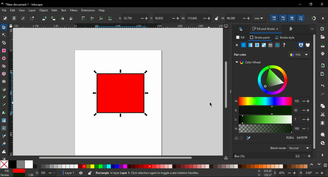 The width and height of the screenshot is (328, 177). I want to click on scaling options, so click(301, 18).